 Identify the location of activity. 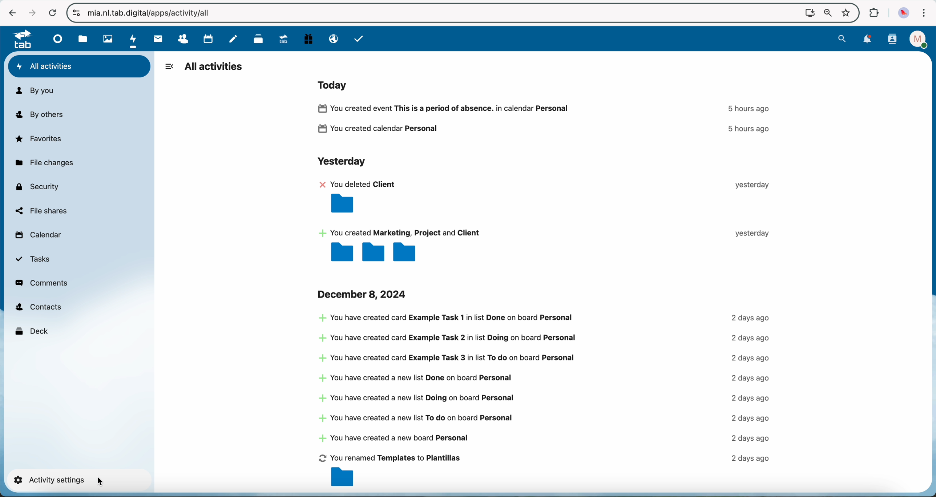
(548, 120).